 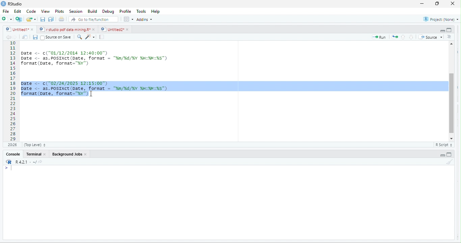 I want to click on Tools, so click(x=140, y=11).